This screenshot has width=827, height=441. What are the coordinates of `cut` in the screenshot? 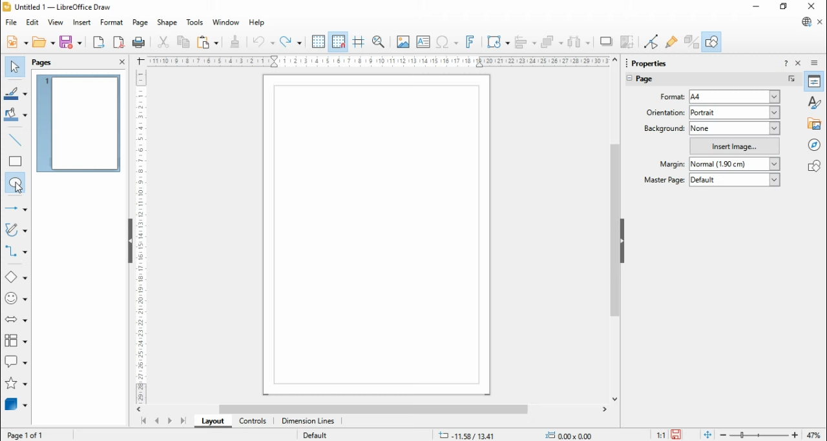 It's located at (163, 41).